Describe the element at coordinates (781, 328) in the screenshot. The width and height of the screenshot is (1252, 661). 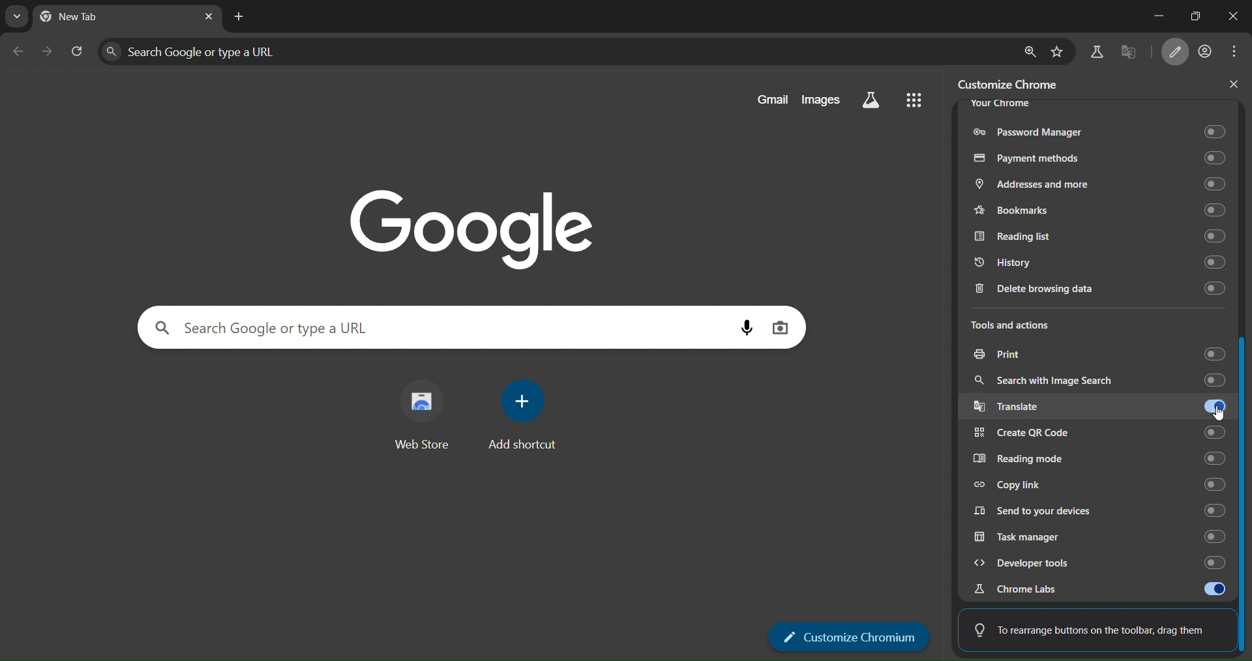
I see `image search` at that location.